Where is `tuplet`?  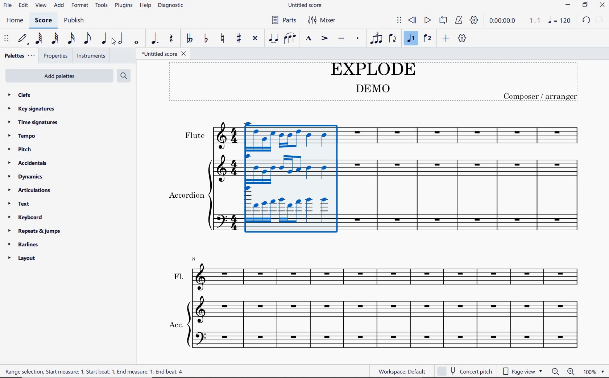
tuplet is located at coordinates (376, 38).